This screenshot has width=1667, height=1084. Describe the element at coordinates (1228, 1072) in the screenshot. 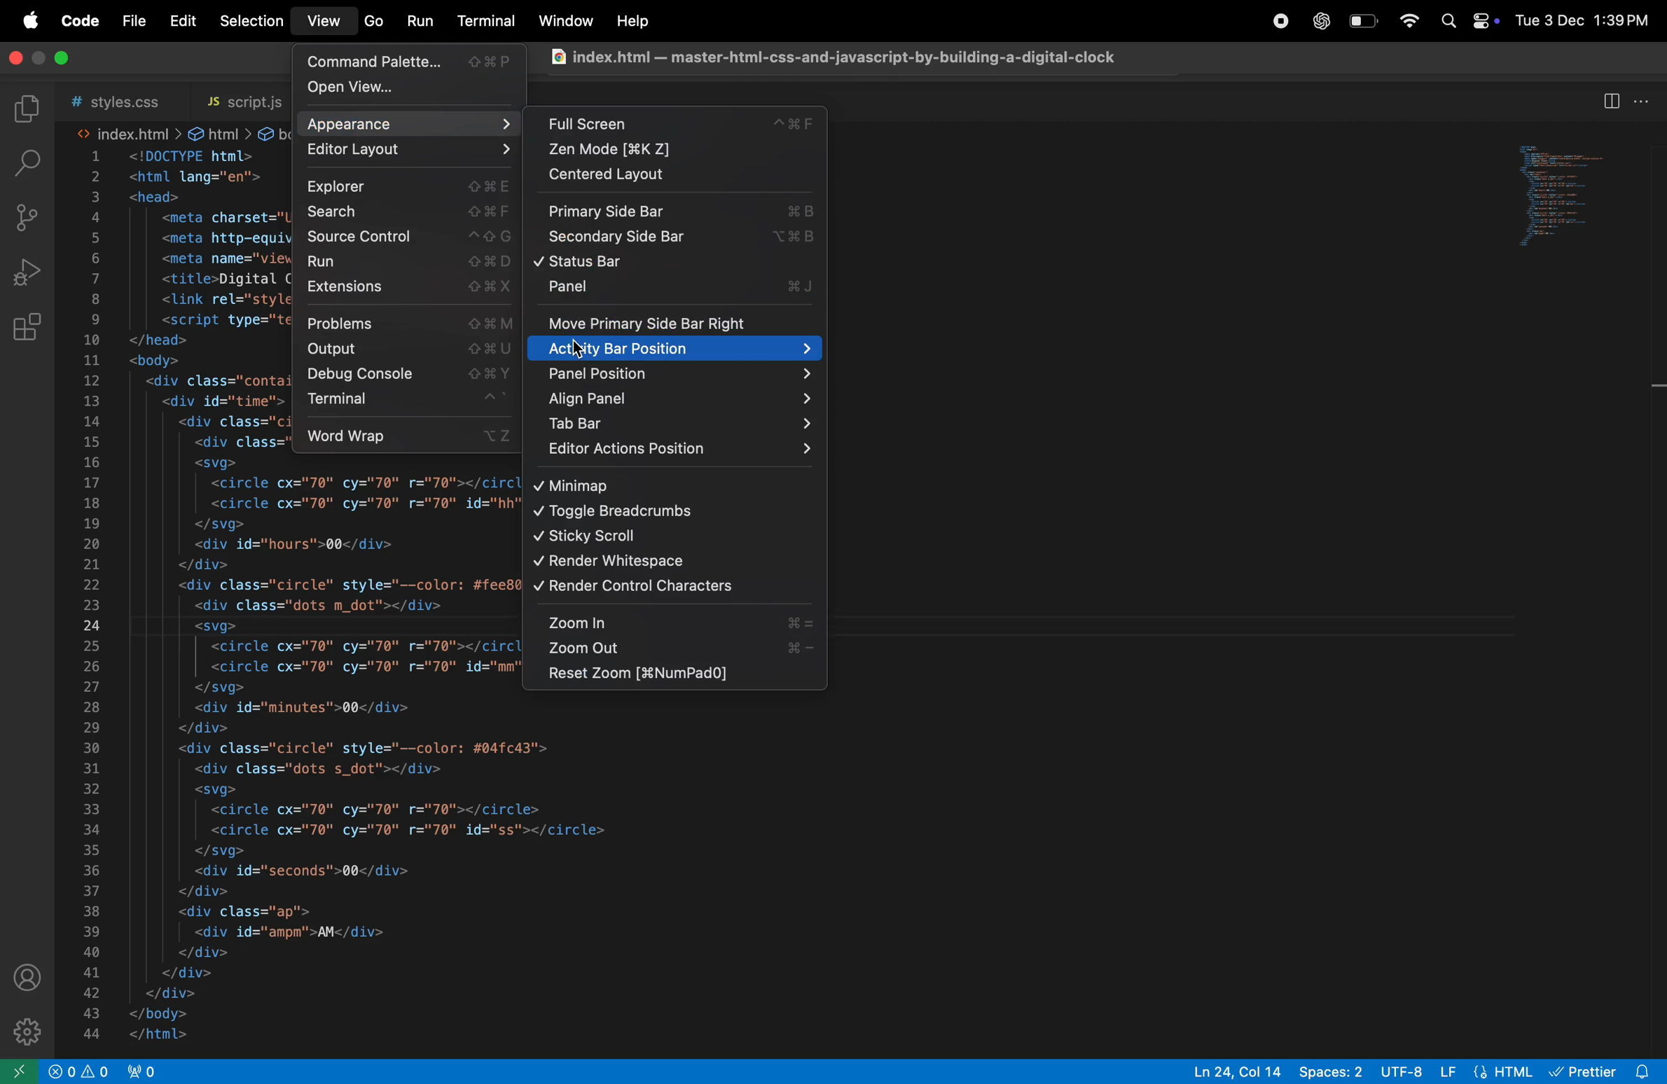

I see `ln col` at that location.